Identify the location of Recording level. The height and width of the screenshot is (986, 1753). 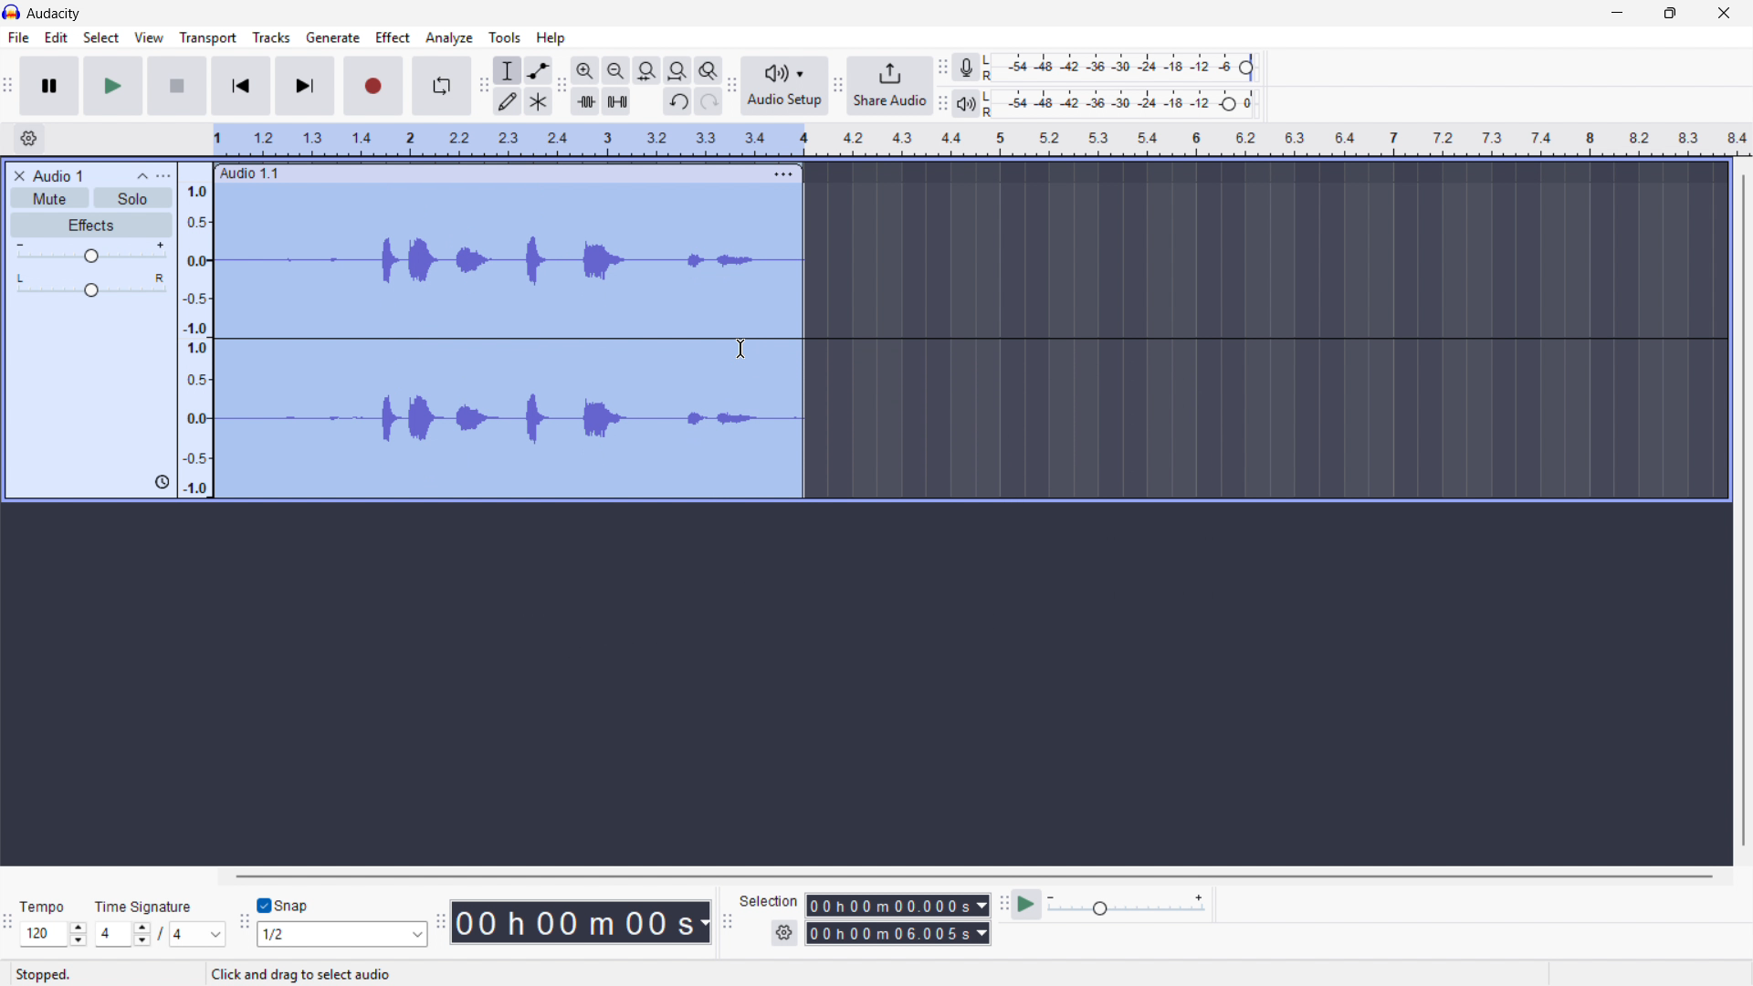
(1124, 68).